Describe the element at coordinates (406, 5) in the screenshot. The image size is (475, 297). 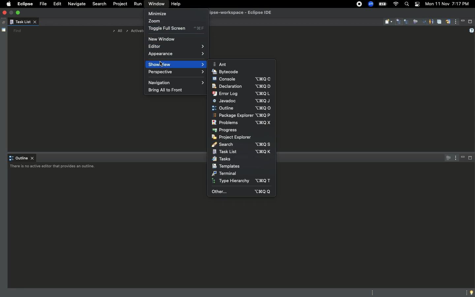
I see `Search` at that location.